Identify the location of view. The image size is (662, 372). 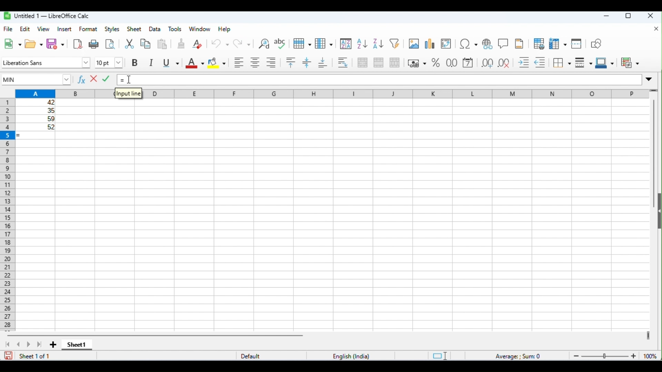
(43, 29).